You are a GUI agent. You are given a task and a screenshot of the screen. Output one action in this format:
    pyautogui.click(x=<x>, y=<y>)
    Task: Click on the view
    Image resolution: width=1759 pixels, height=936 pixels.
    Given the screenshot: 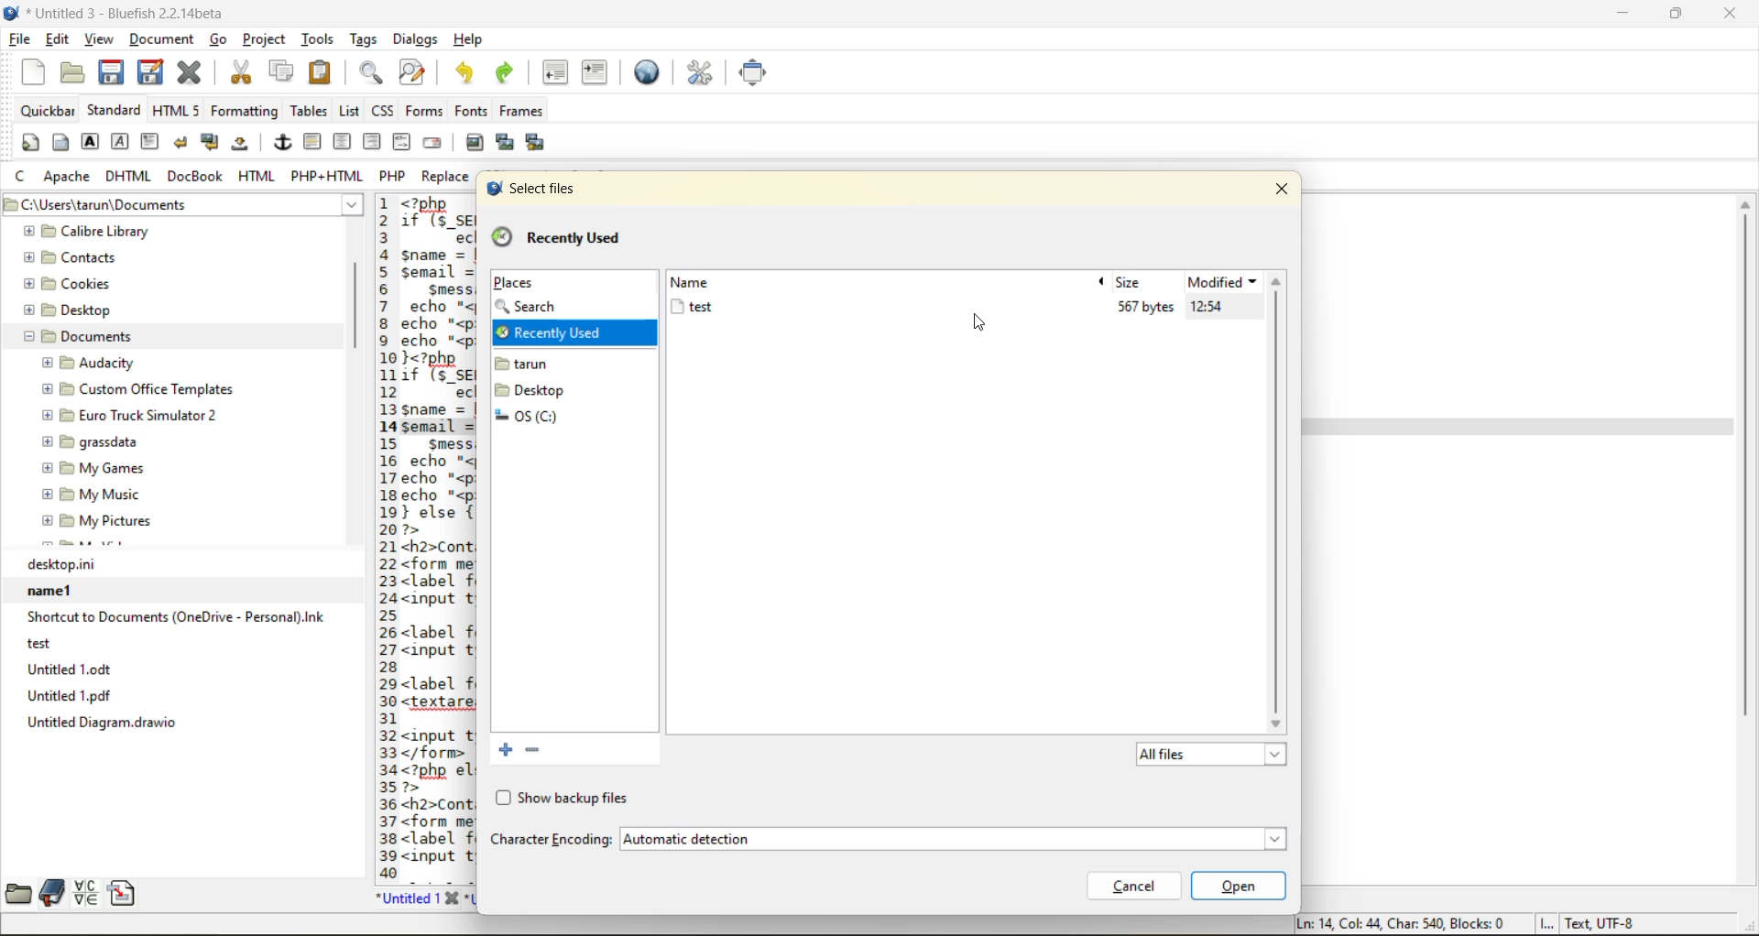 What is the action you would take?
    pyautogui.click(x=100, y=41)
    